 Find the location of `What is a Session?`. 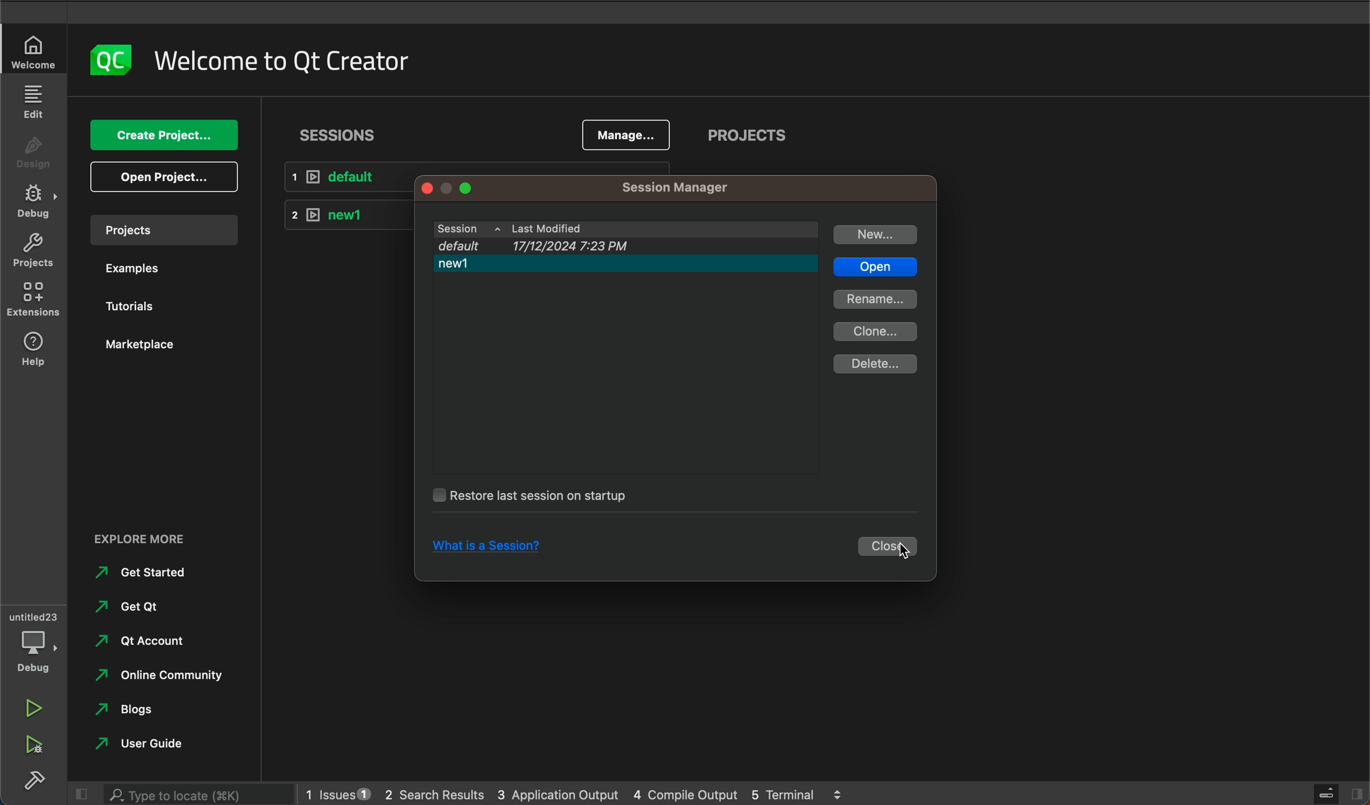

What is a Session? is located at coordinates (494, 549).